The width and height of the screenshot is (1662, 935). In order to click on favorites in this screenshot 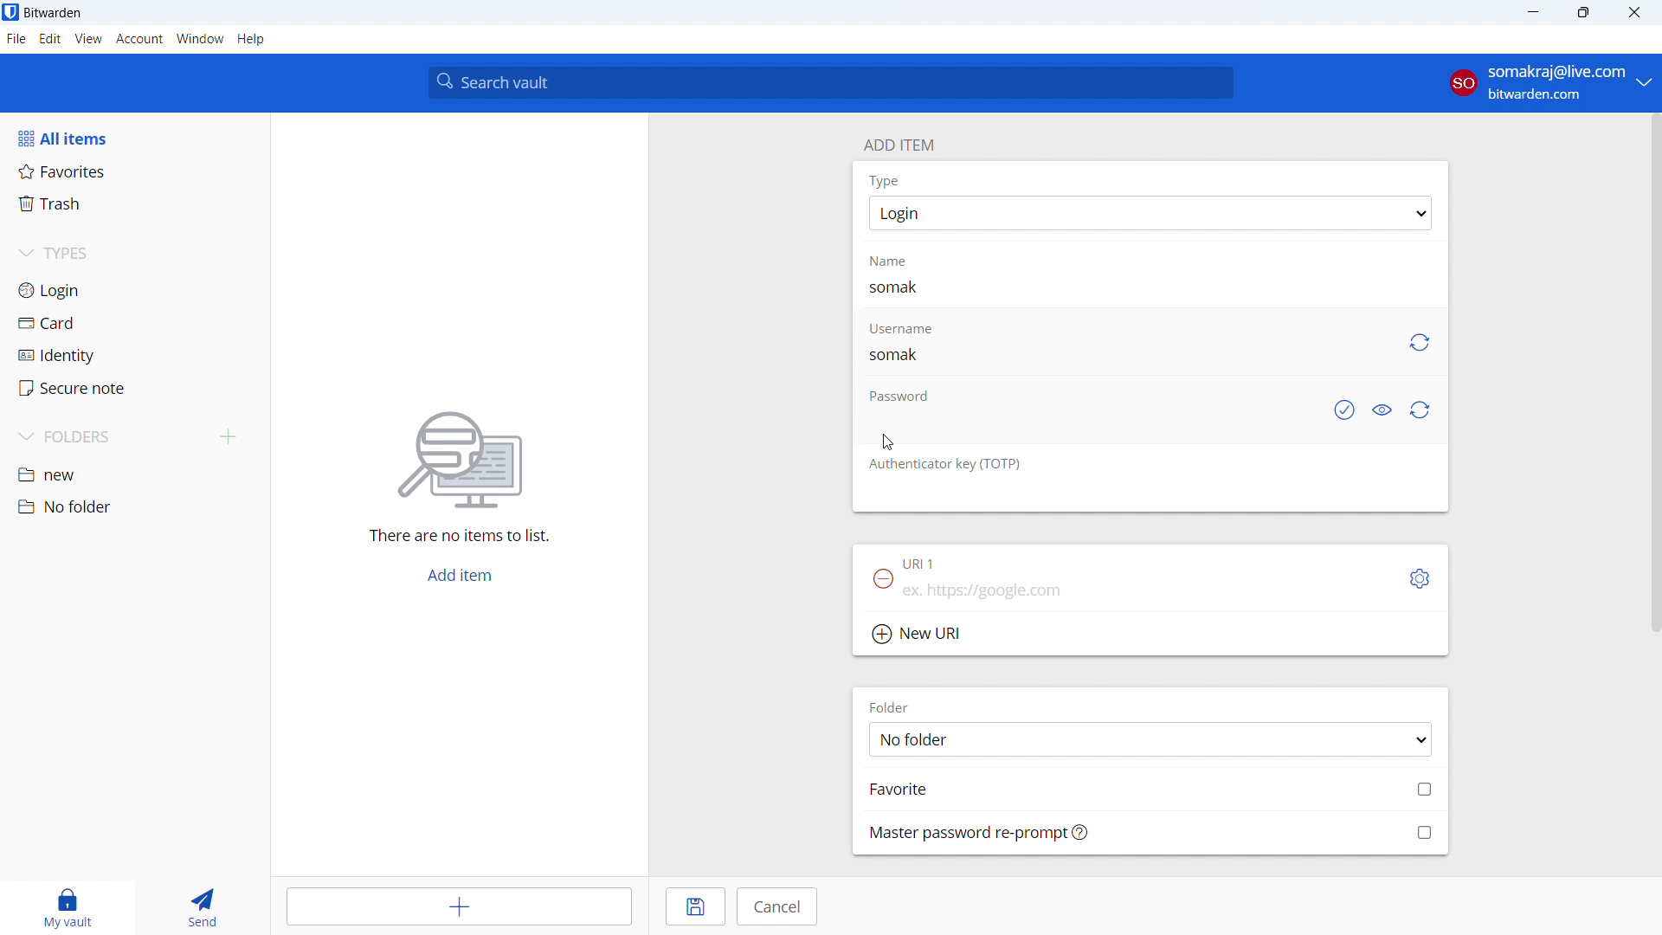, I will do `click(135, 171)`.